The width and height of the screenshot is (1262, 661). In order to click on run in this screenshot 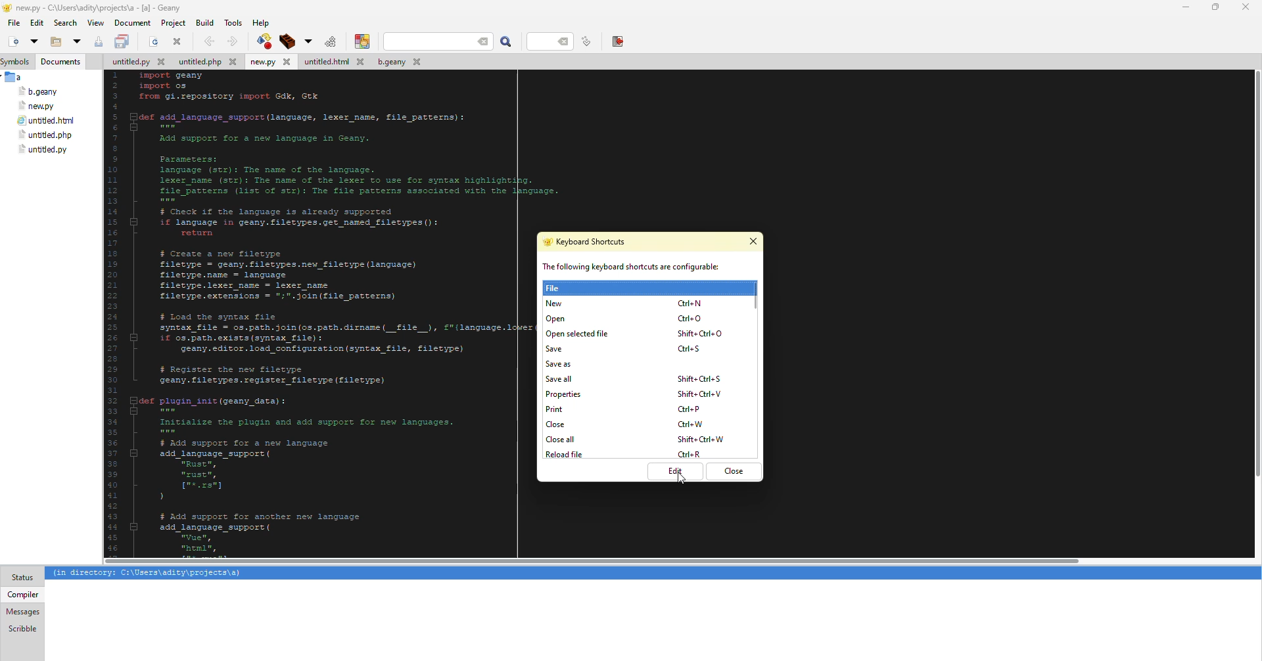, I will do `click(329, 41)`.